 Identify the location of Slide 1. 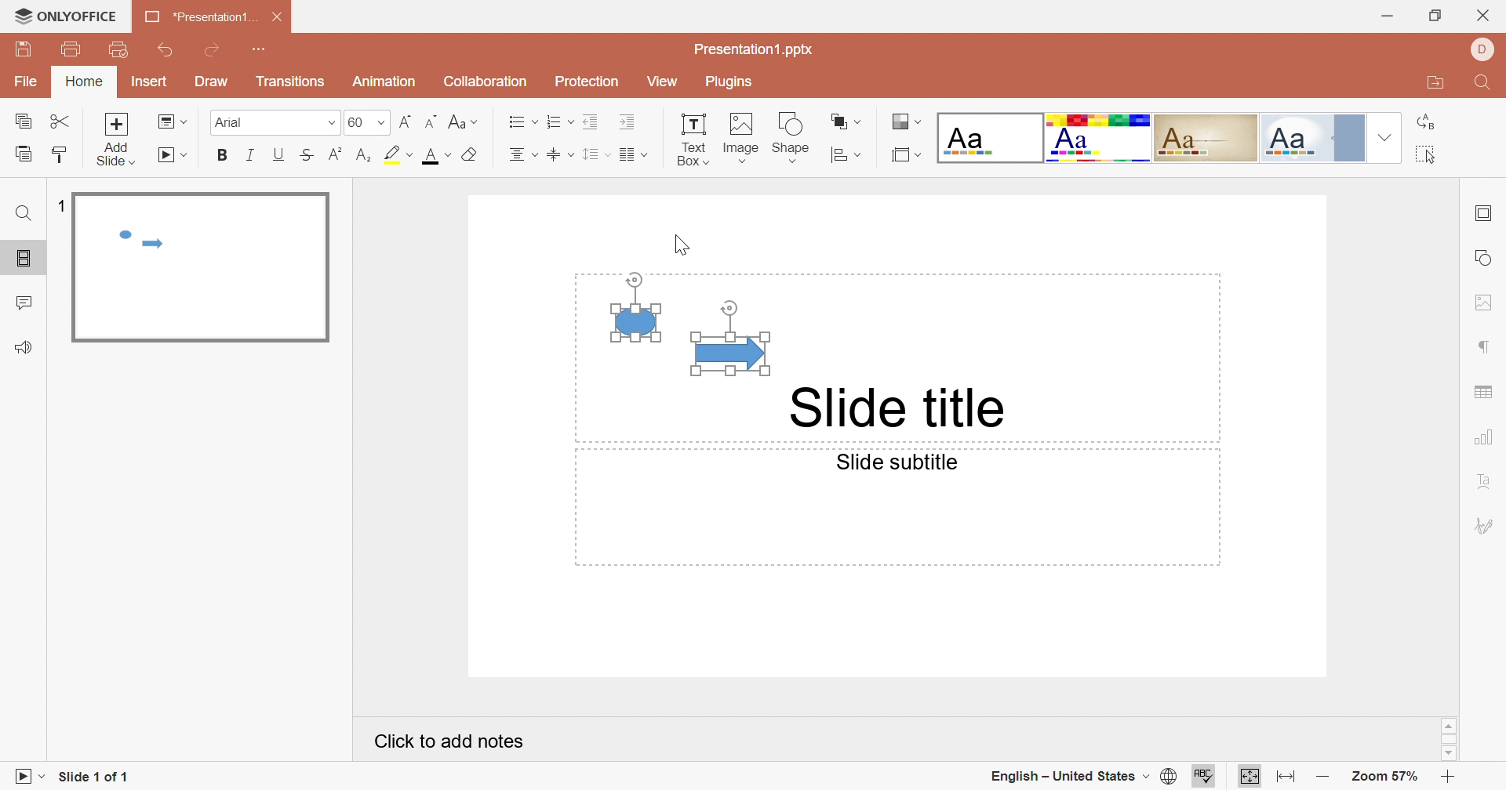
(205, 269).